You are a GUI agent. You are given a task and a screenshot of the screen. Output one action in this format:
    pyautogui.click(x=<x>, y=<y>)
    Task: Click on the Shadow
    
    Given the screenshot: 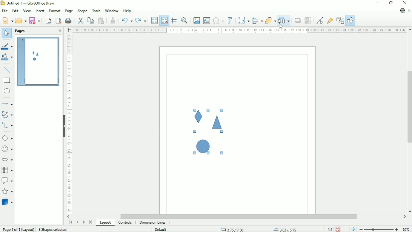 What is the action you would take?
    pyautogui.click(x=298, y=20)
    